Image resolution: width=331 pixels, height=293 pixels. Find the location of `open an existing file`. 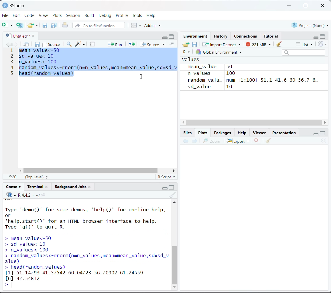

open an existing file is located at coordinates (31, 24).